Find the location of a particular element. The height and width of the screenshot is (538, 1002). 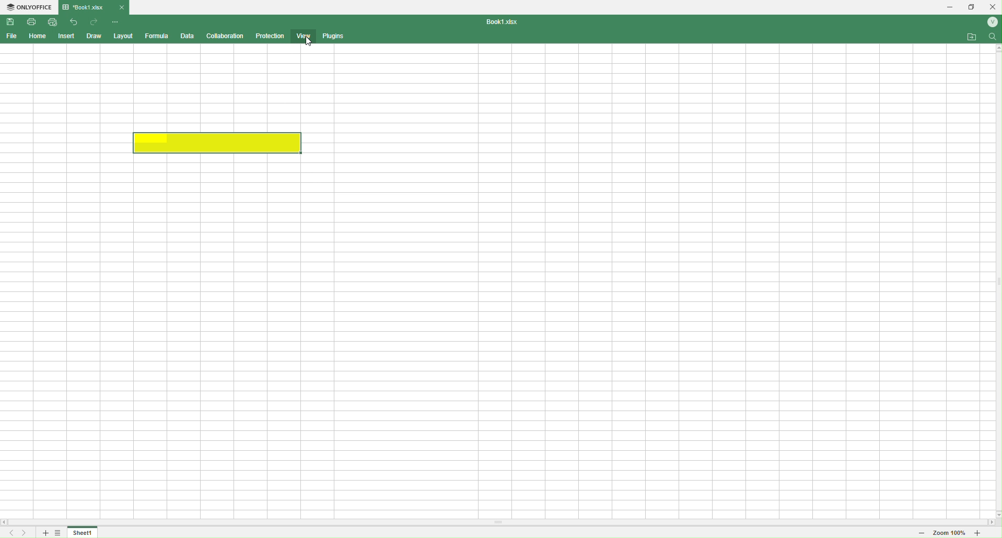

Print is located at coordinates (31, 21).